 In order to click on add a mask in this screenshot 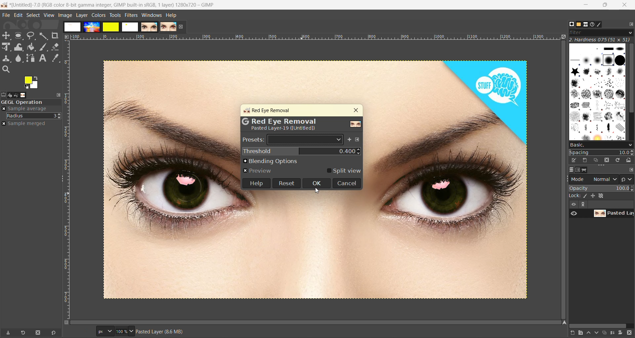, I will do `click(622, 334)`.